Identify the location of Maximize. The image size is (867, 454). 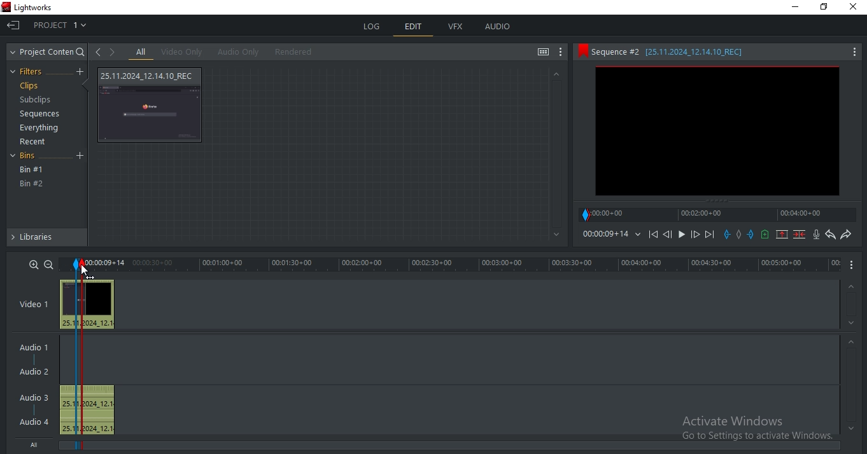
(827, 9).